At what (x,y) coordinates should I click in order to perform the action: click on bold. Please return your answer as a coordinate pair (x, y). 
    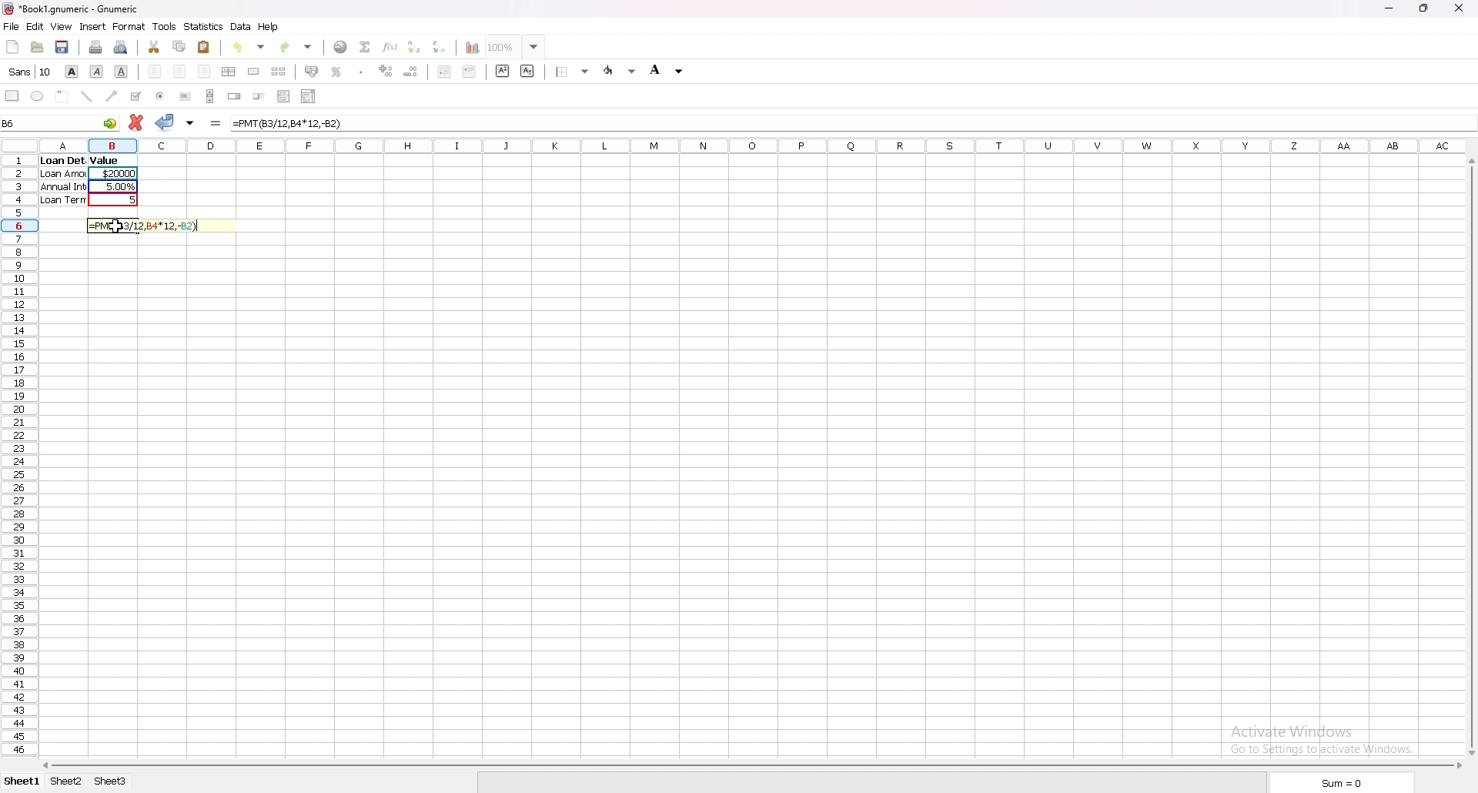
    Looking at the image, I should click on (72, 71).